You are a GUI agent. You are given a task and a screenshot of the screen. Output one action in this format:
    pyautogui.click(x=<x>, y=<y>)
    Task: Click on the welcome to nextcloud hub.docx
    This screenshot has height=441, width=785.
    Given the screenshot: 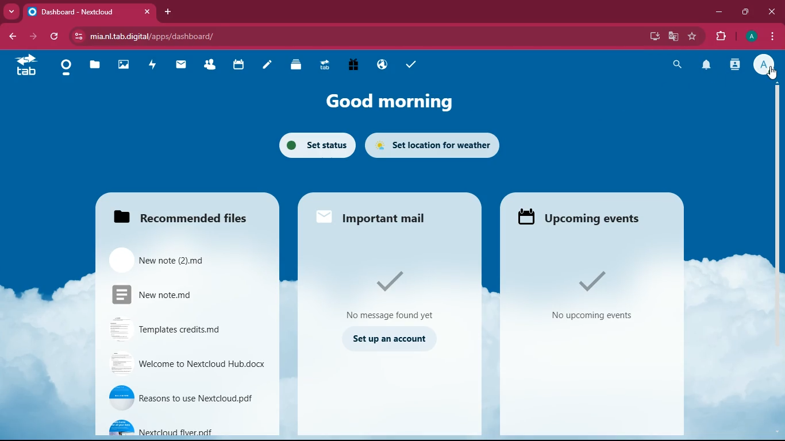 What is the action you would take?
    pyautogui.click(x=184, y=365)
    